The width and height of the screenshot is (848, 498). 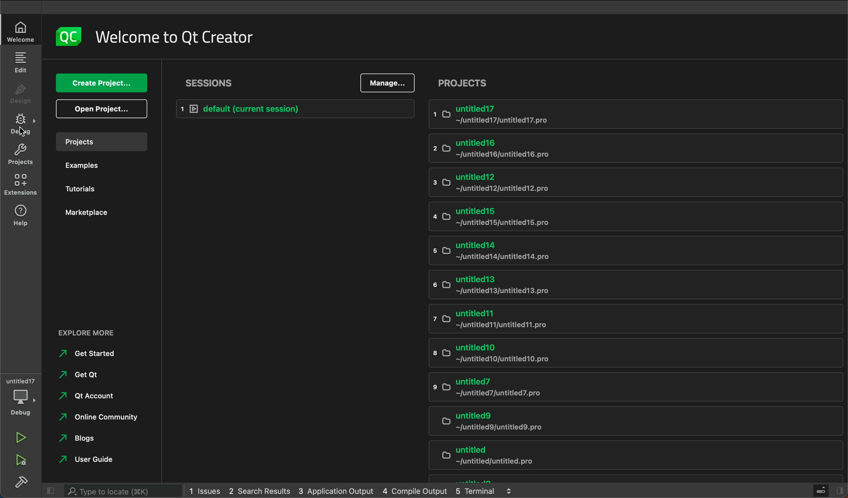 What do you see at coordinates (104, 189) in the screenshot?
I see `tutorials` at bounding box center [104, 189].